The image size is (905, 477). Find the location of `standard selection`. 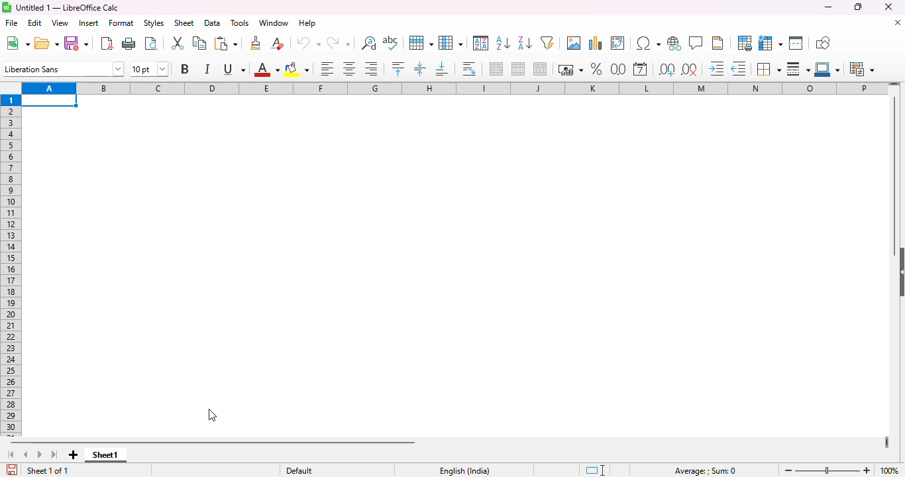

standard selection is located at coordinates (596, 470).